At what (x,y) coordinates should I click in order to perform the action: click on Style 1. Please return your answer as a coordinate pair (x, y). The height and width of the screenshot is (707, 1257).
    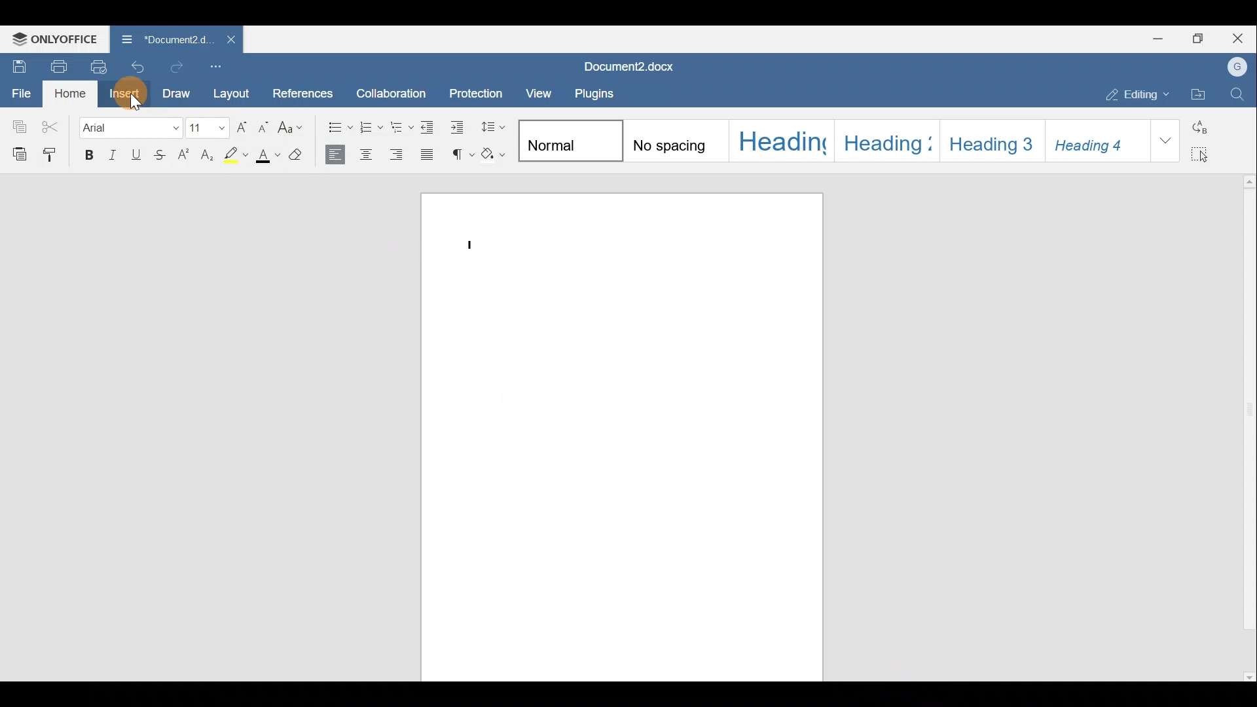
    Looking at the image, I should click on (571, 139).